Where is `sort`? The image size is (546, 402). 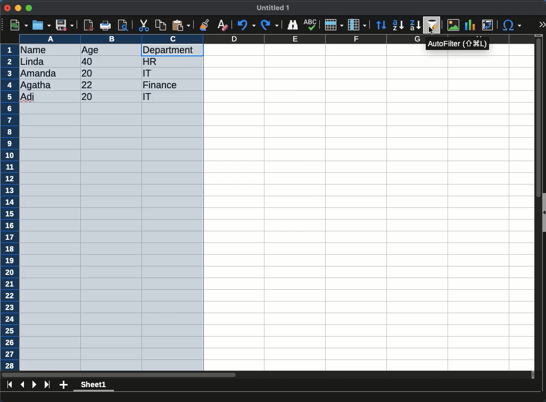
sort is located at coordinates (382, 25).